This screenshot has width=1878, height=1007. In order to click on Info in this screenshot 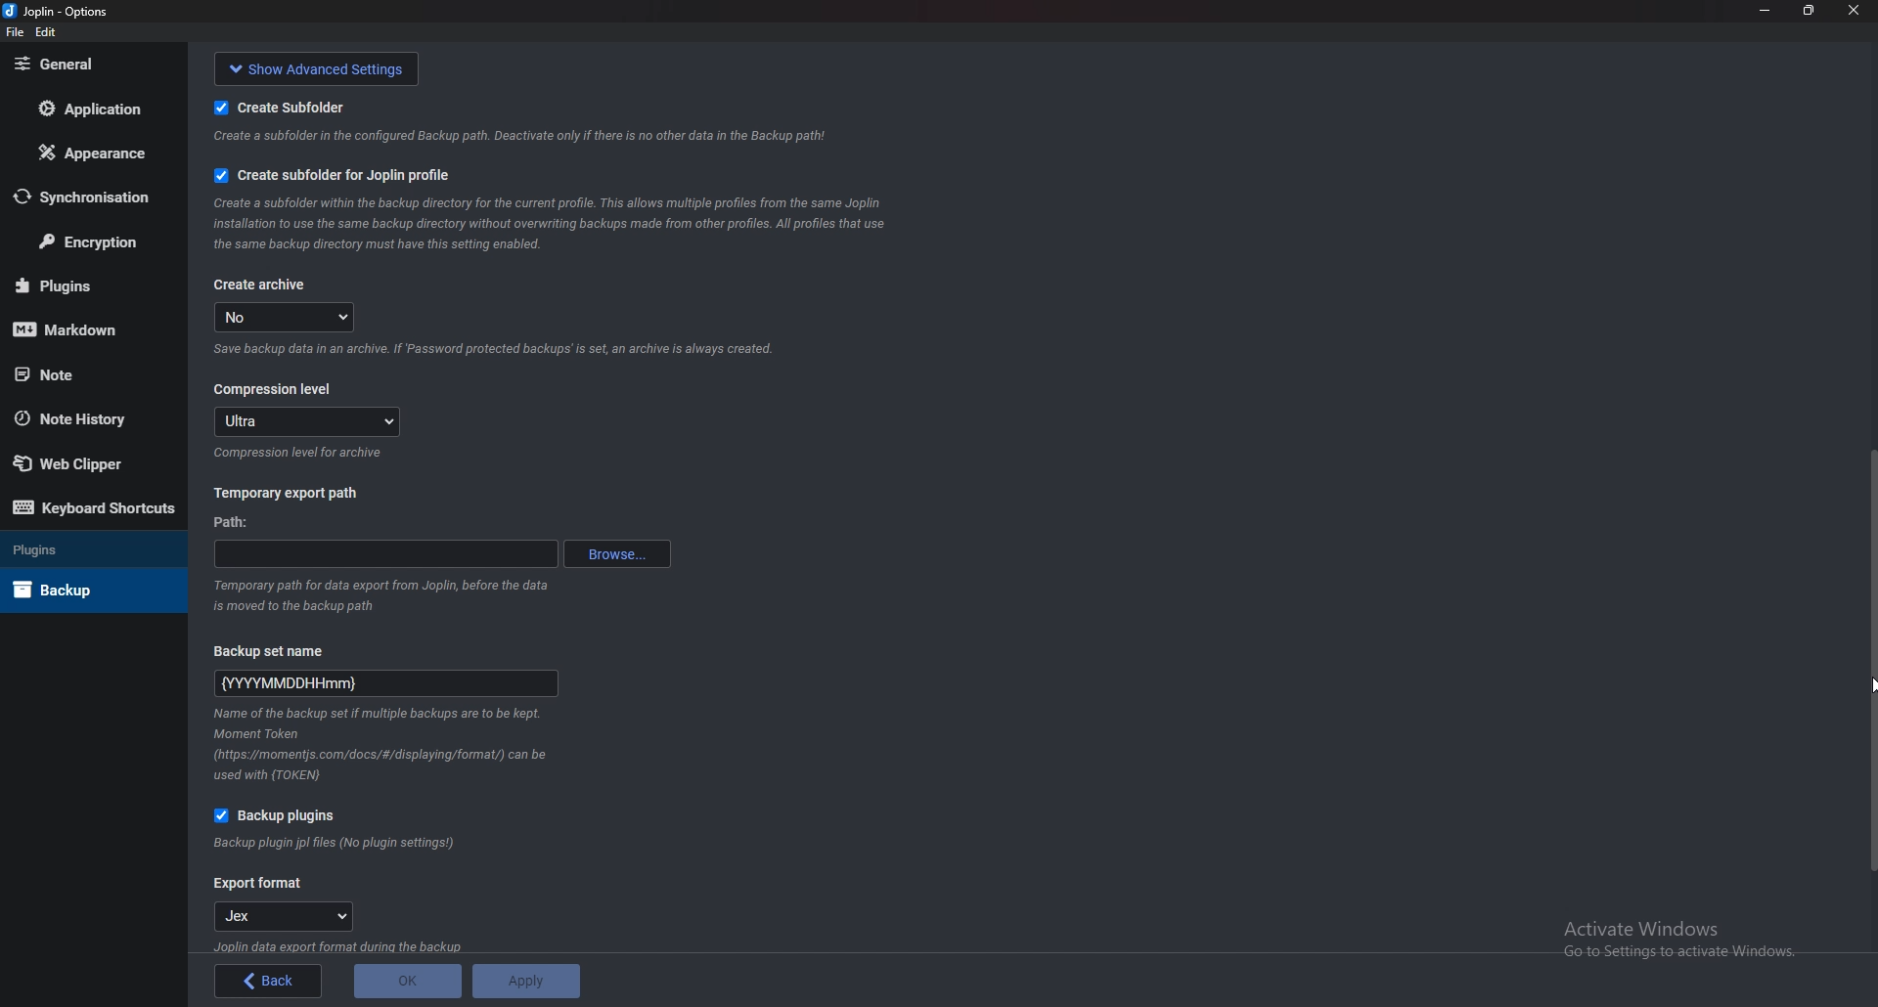, I will do `click(395, 766)`.